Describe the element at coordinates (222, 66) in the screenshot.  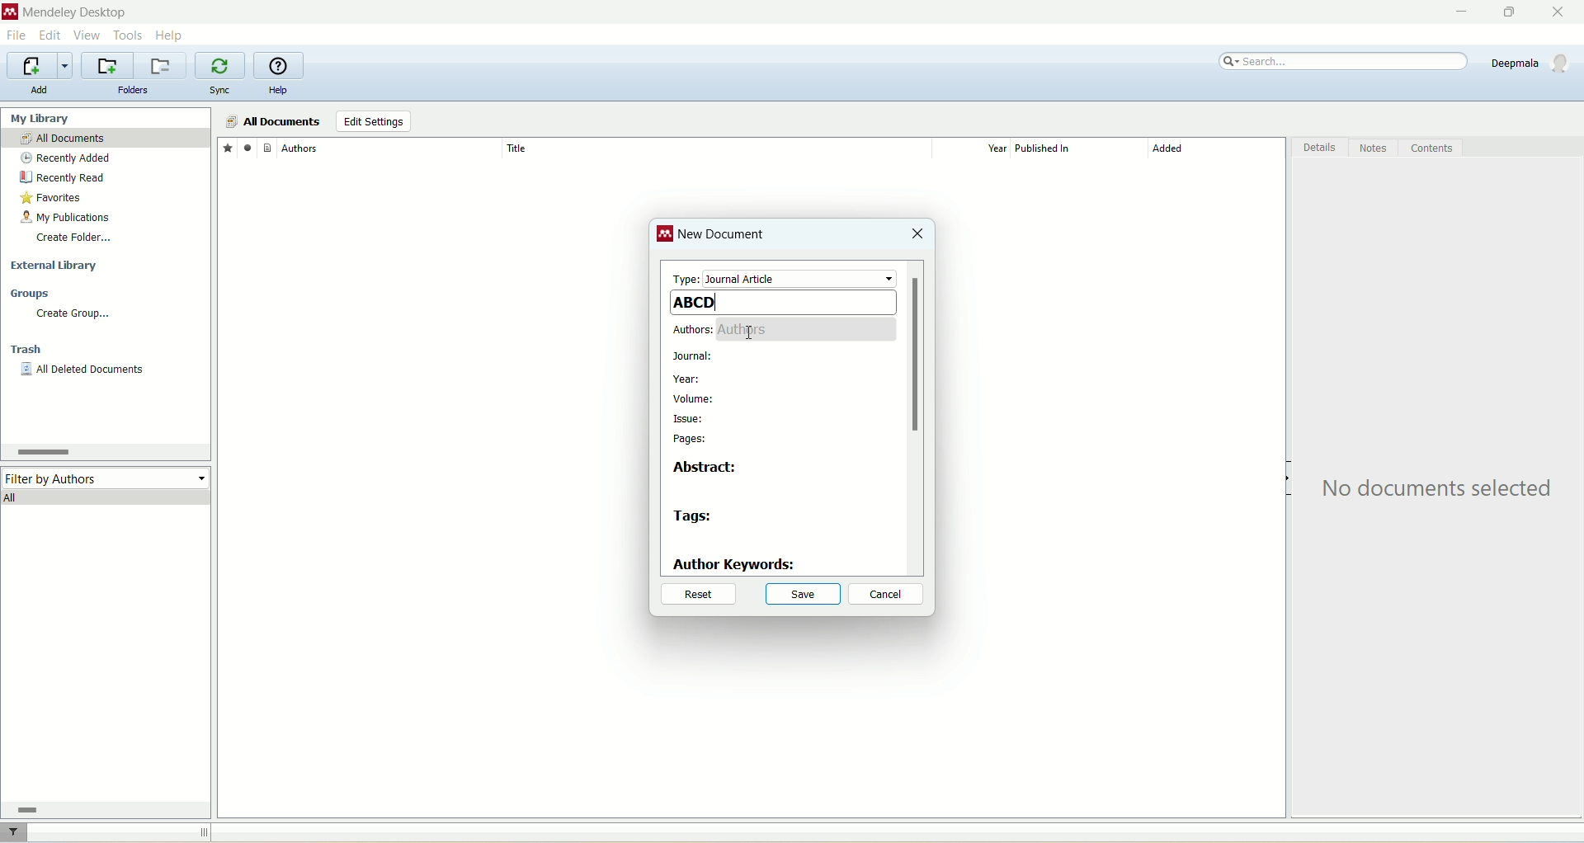
I see `synchronize library with mendeley web` at that location.